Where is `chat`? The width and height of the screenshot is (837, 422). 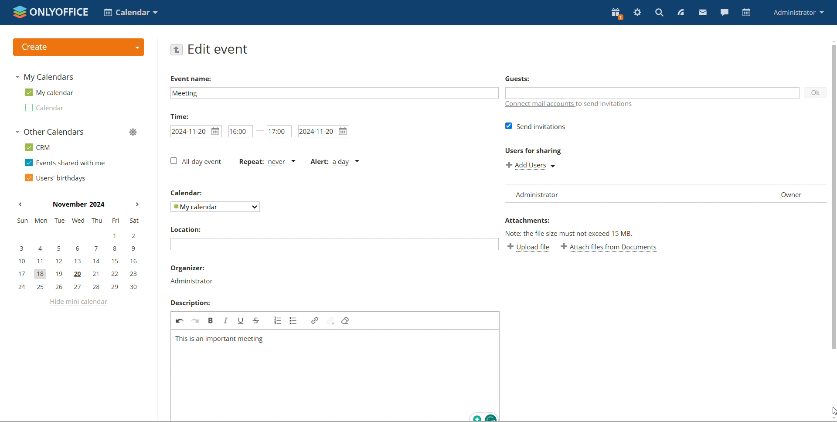
chat is located at coordinates (724, 12).